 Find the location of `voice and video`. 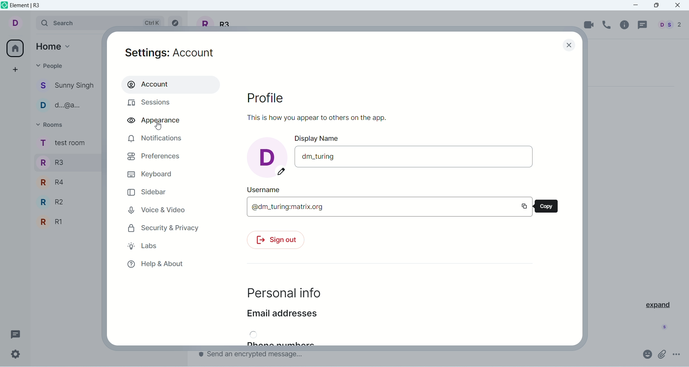

voice and video is located at coordinates (155, 209).